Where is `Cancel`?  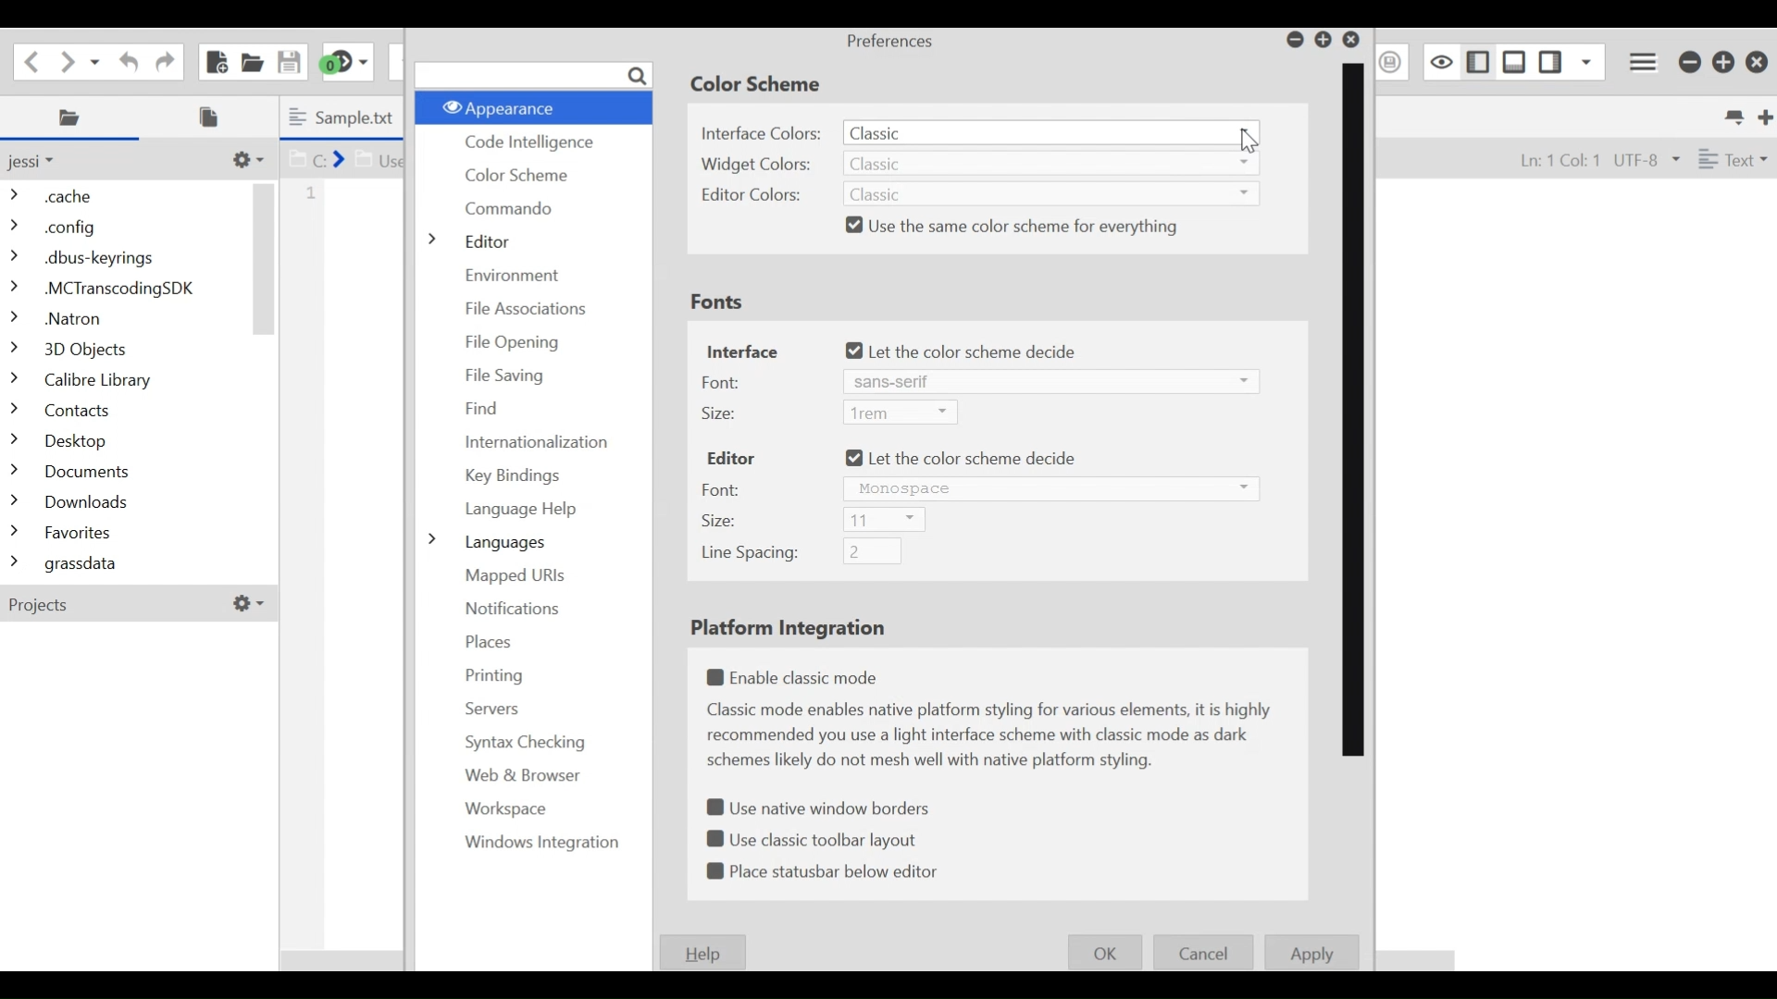 Cancel is located at coordinates (1205, 952).